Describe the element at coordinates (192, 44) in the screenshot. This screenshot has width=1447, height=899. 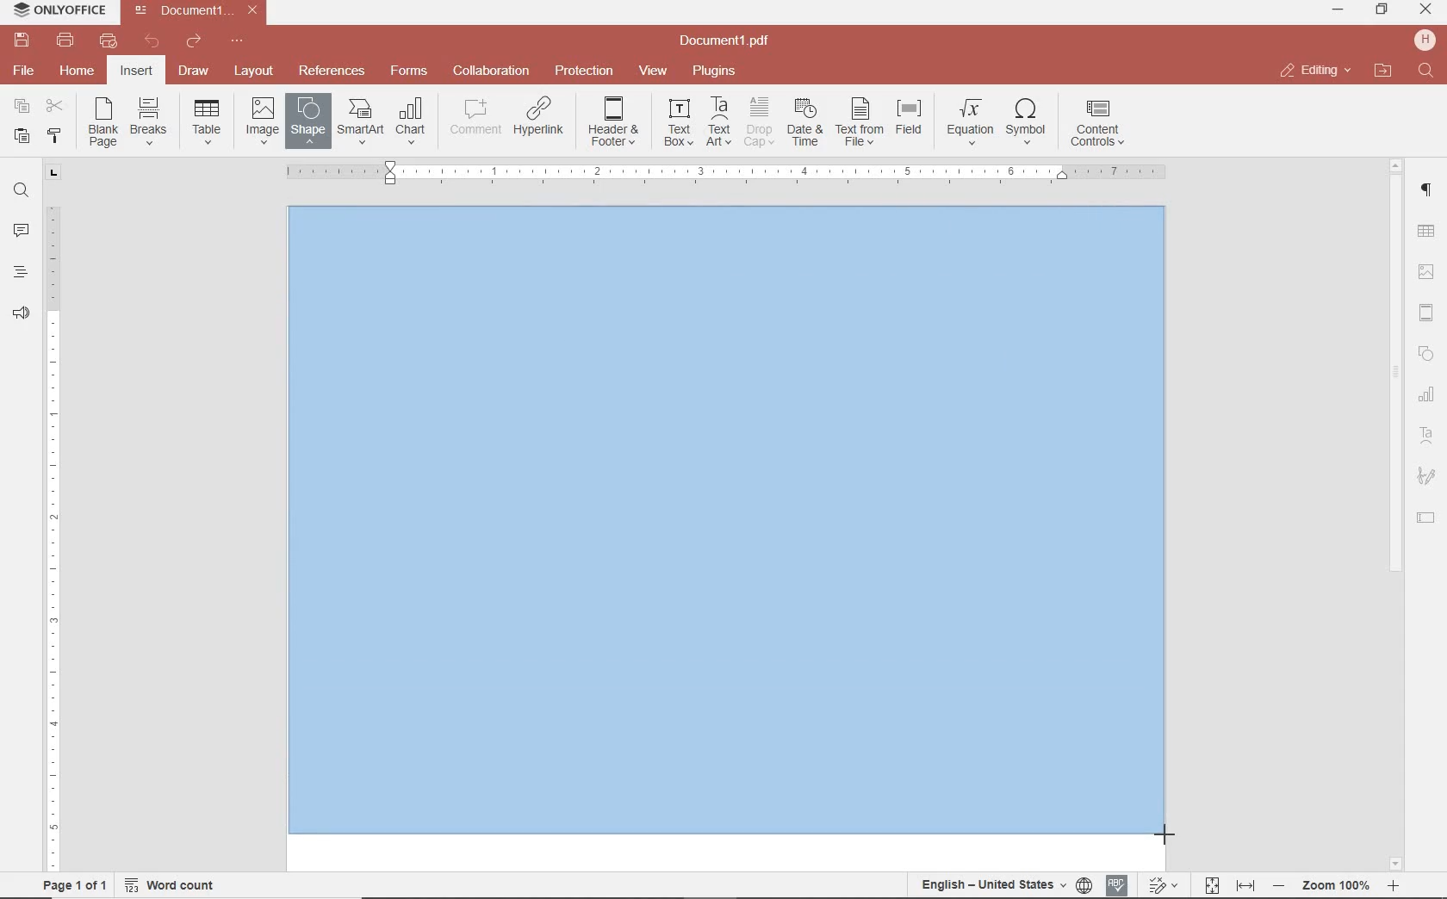
I see `redo` at that location.